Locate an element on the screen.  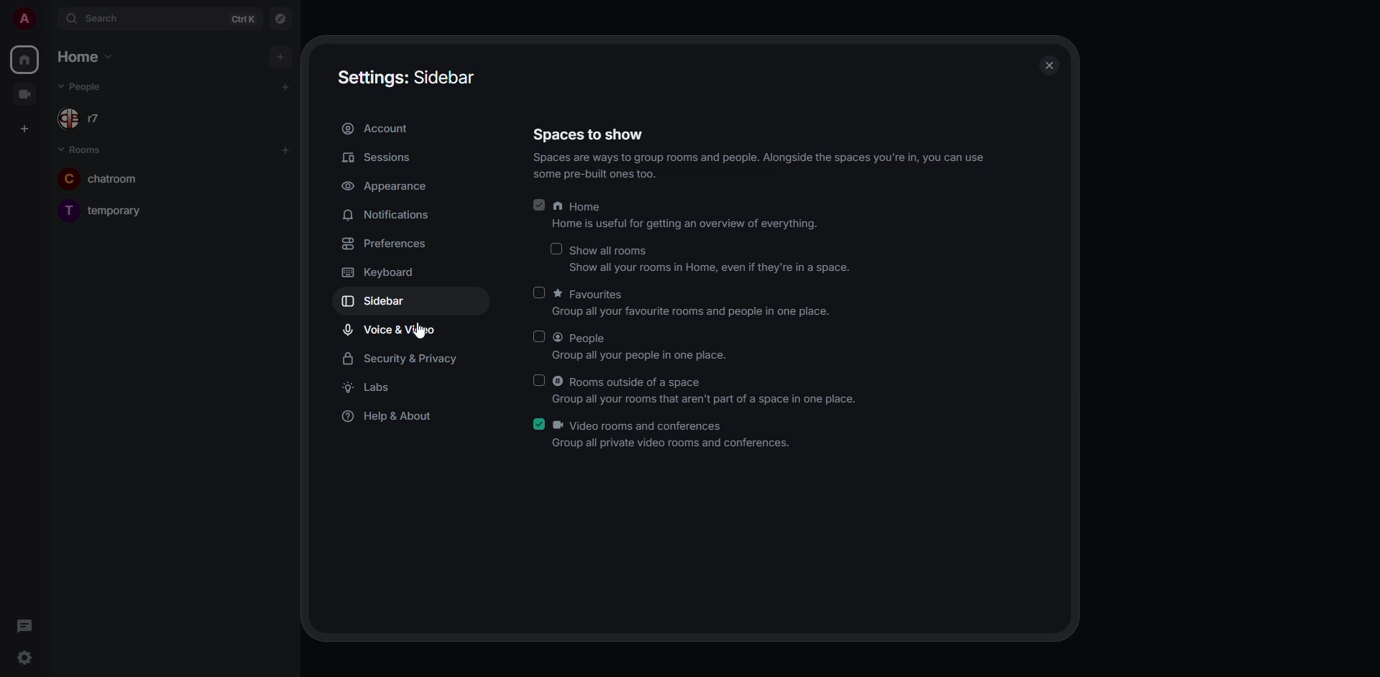
spaces to show is located at coordinates (759, 155).